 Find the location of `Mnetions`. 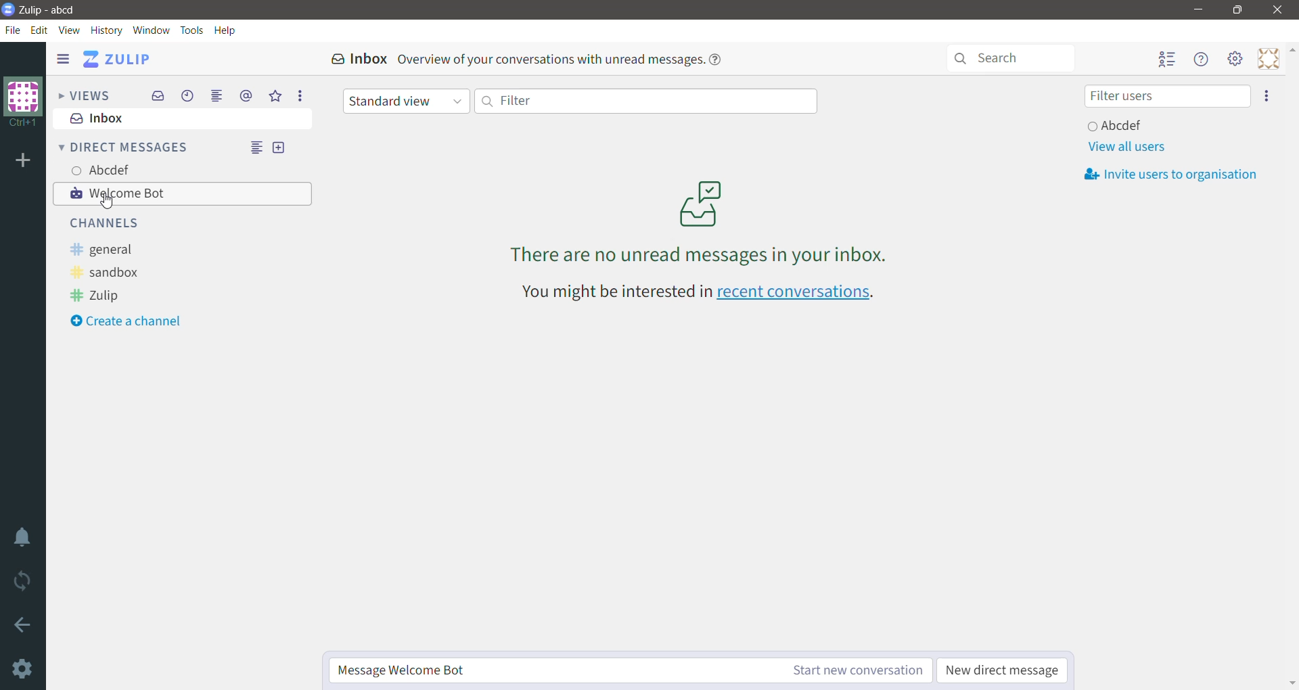

Mnetions is located at coordinates (246, 97).